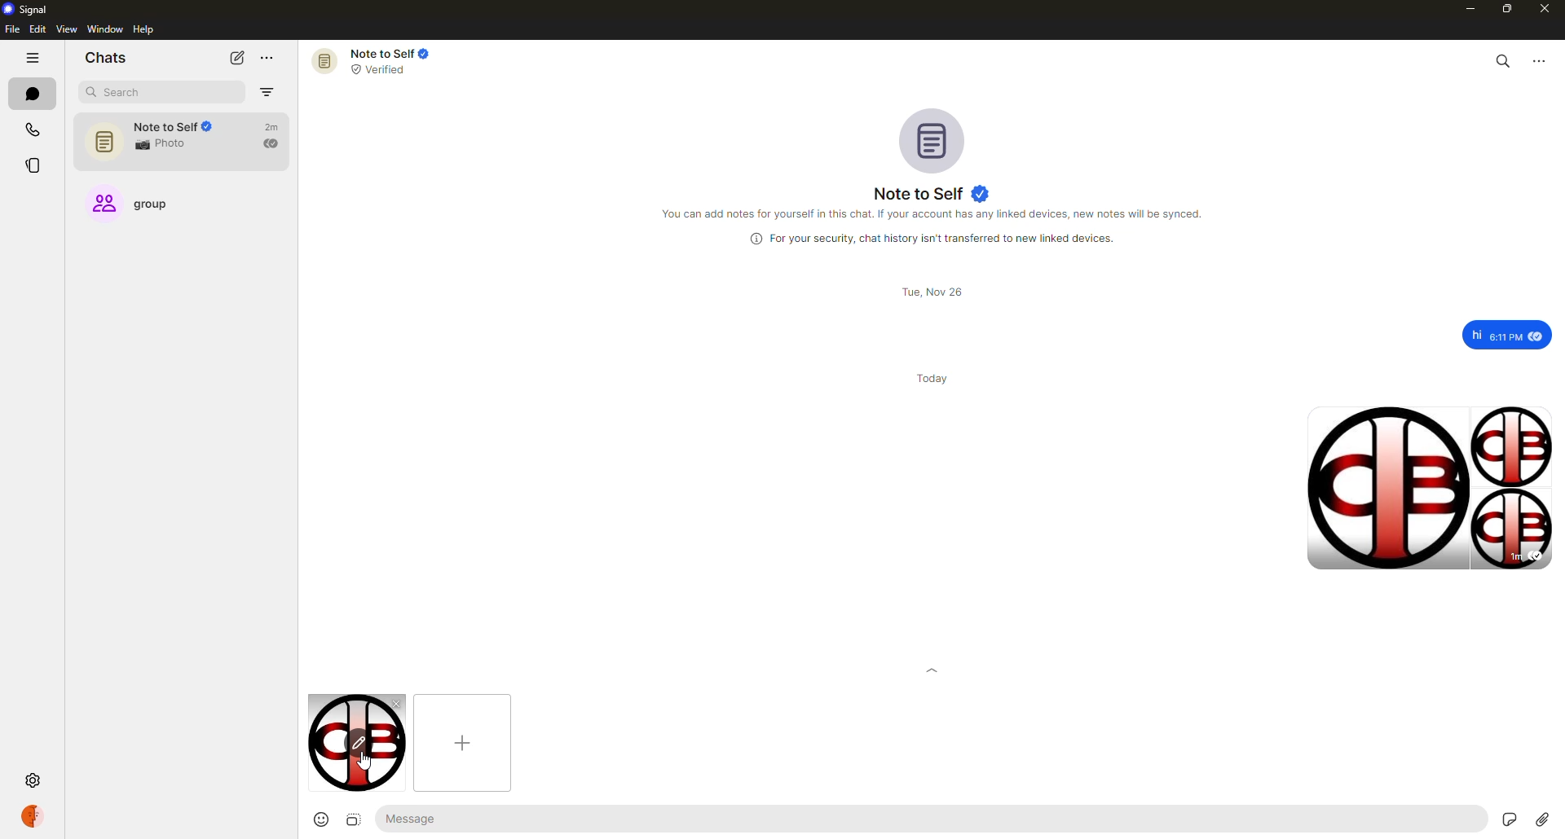  What do you see at coordinates (127, 94) in the screenshot?
I see `search` at bounding box center [127, 94].